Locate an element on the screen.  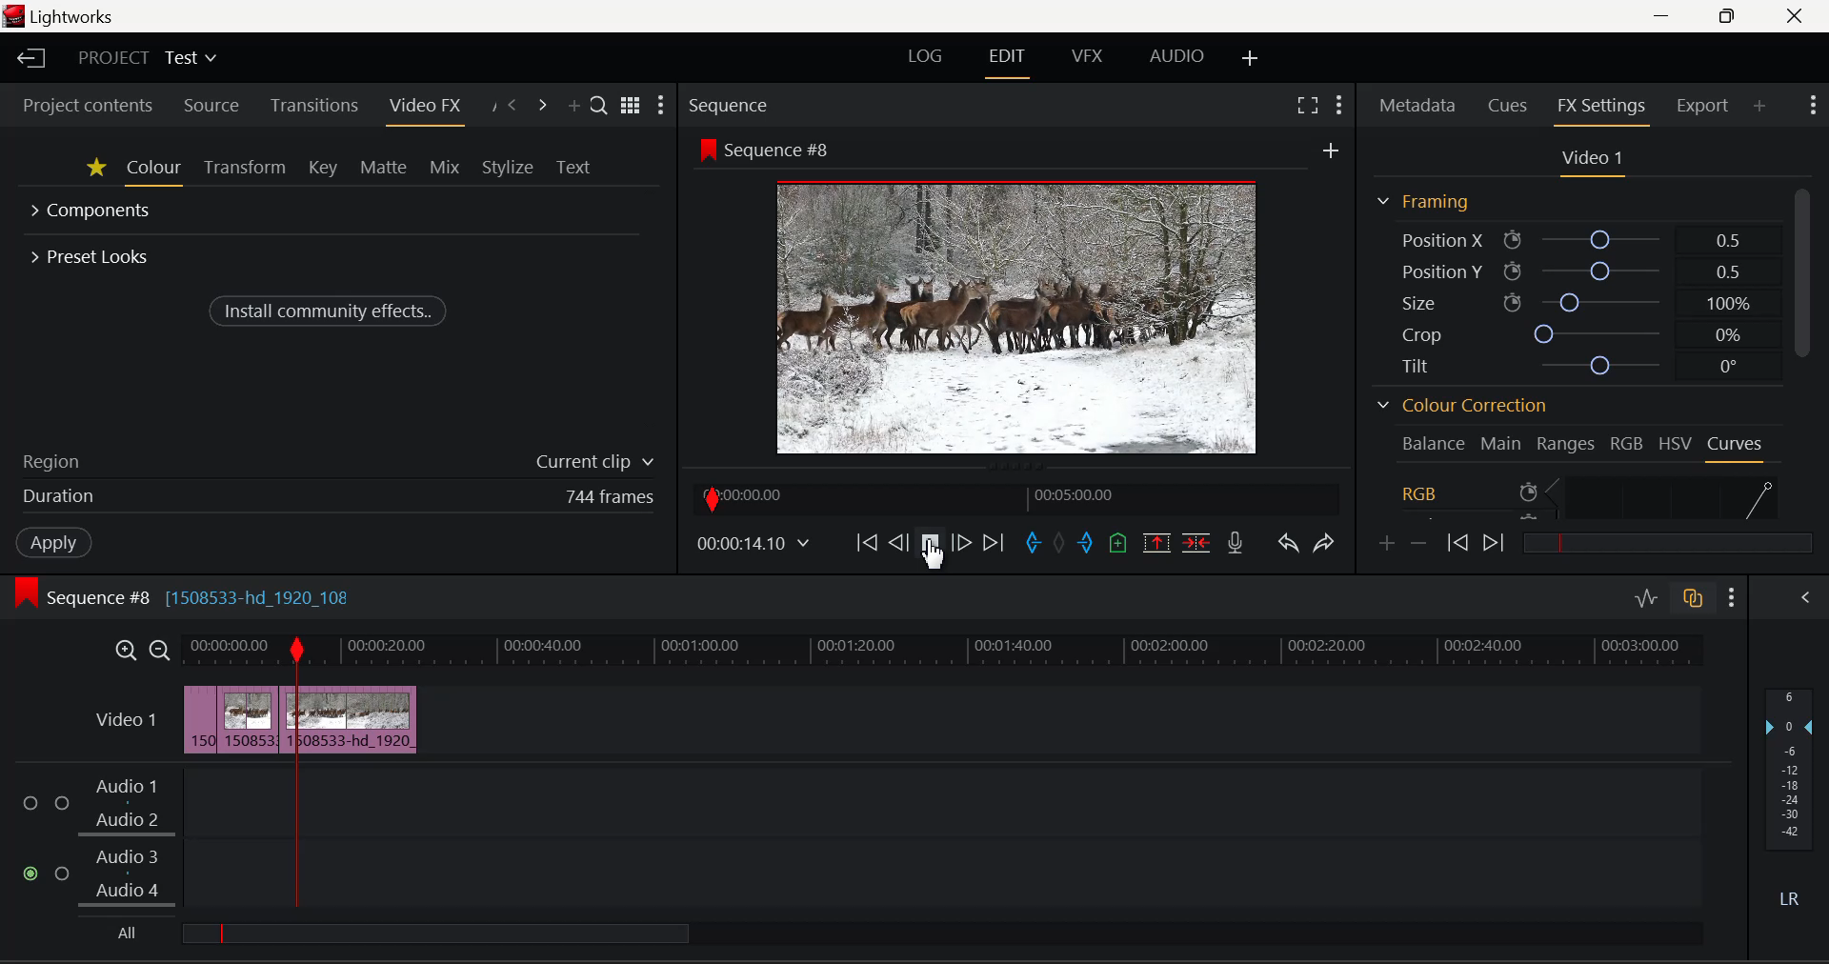
Transitions is located at coordinates (313, 105).